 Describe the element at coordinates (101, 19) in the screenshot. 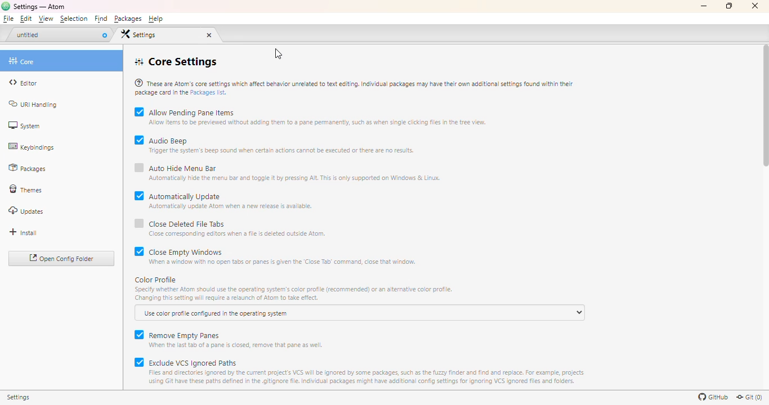

I see `Find` at that location.